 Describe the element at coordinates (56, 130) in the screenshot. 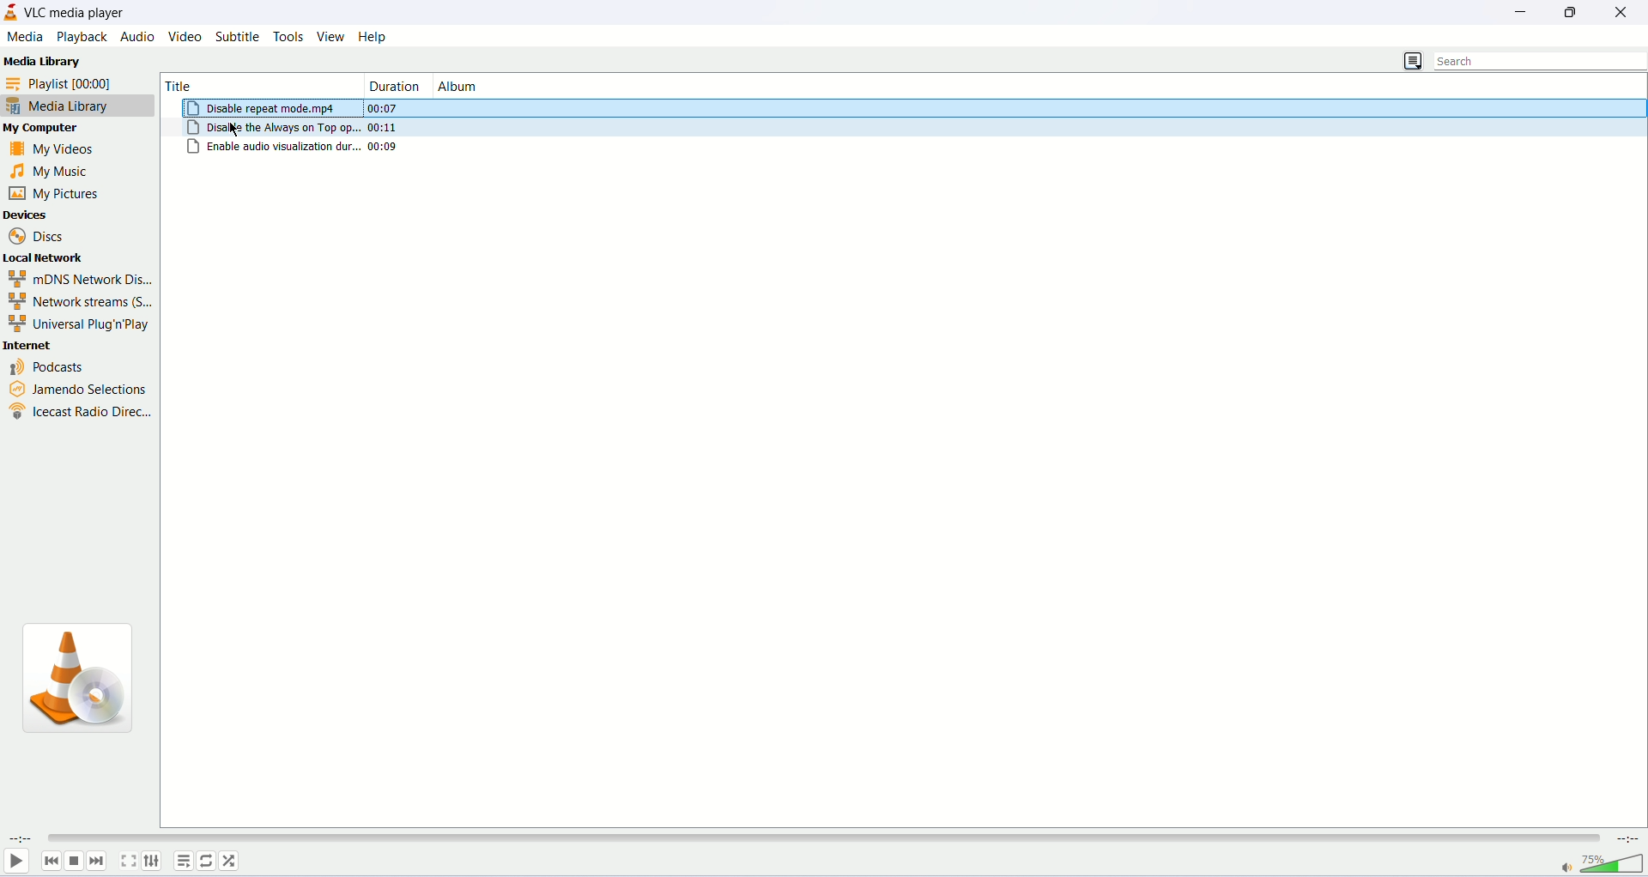

I see `my computer` at that location.